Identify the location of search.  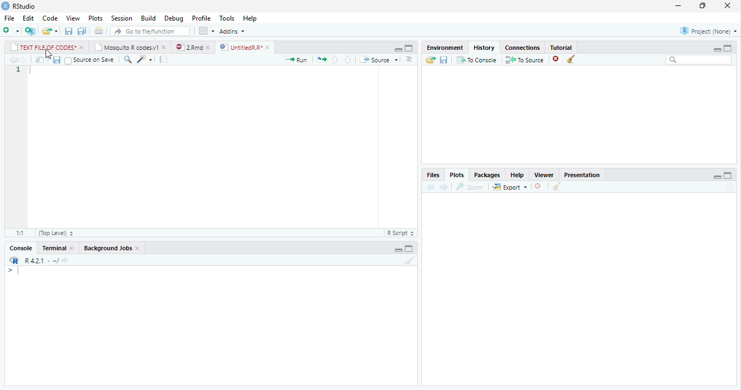
(128, 60).